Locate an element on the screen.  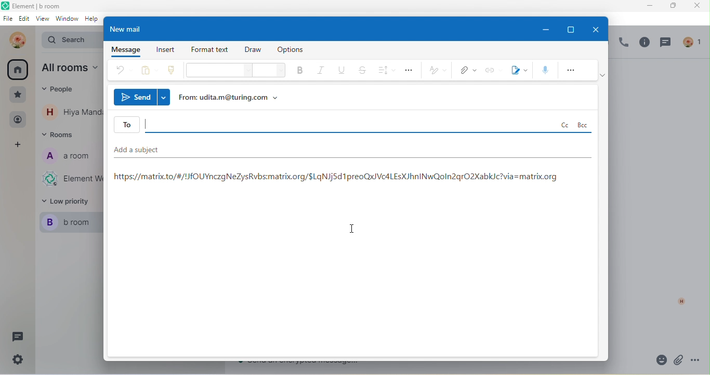
close is located at coordinates (595, 29).